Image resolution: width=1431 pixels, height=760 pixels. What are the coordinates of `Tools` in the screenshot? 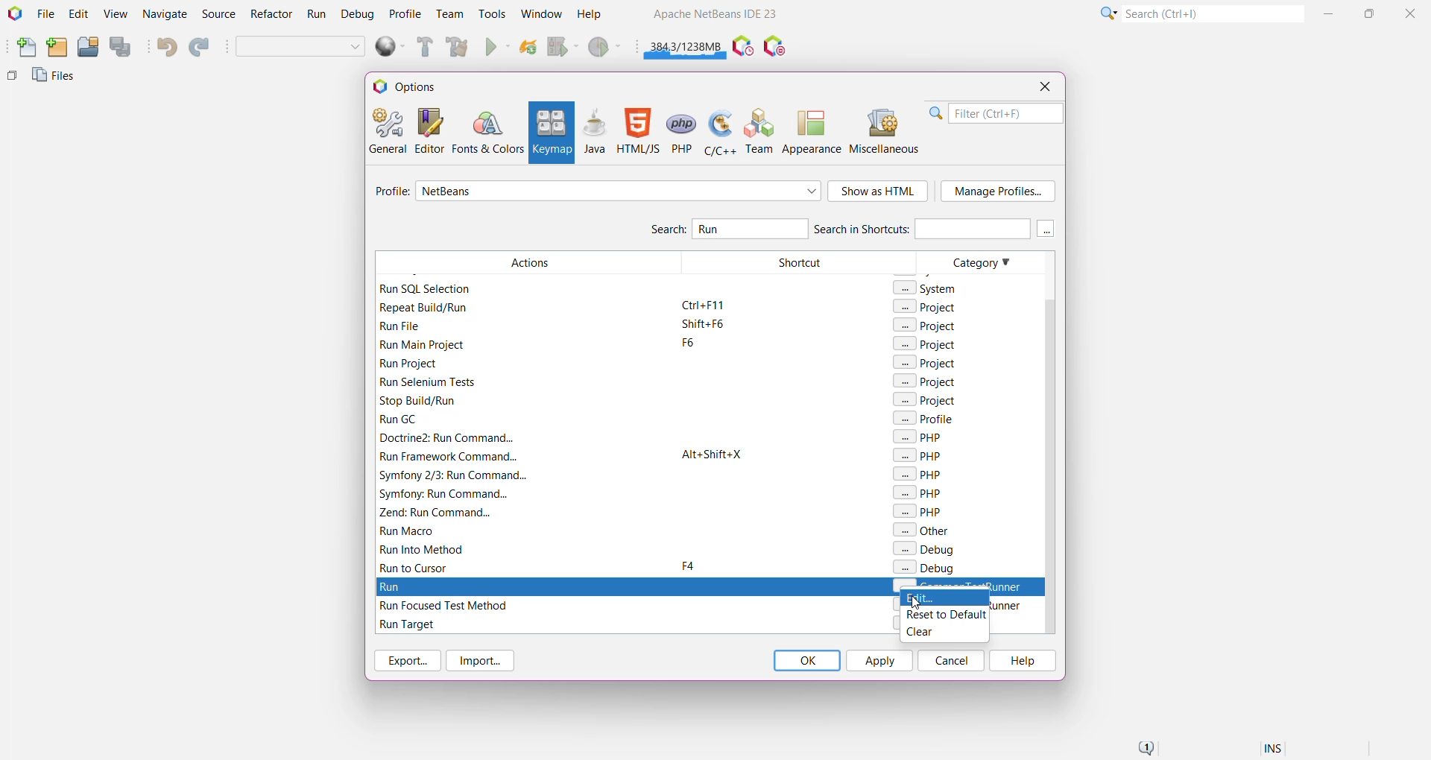 It's located at (493, 13).